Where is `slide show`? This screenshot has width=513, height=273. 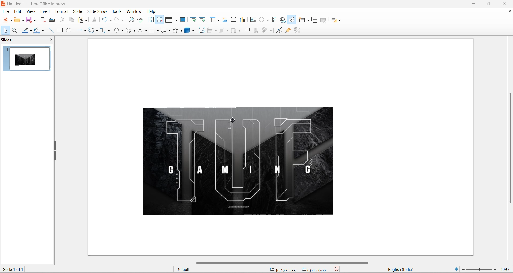 slide show is located at coordinates (98, 11).